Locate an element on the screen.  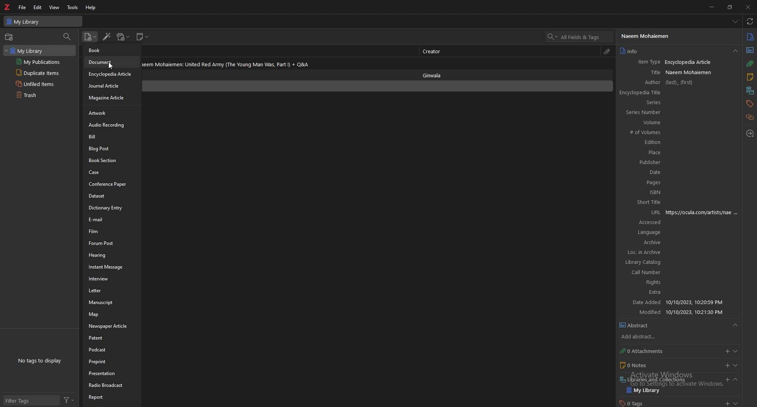
new collection is located at coordinates (10, 37).